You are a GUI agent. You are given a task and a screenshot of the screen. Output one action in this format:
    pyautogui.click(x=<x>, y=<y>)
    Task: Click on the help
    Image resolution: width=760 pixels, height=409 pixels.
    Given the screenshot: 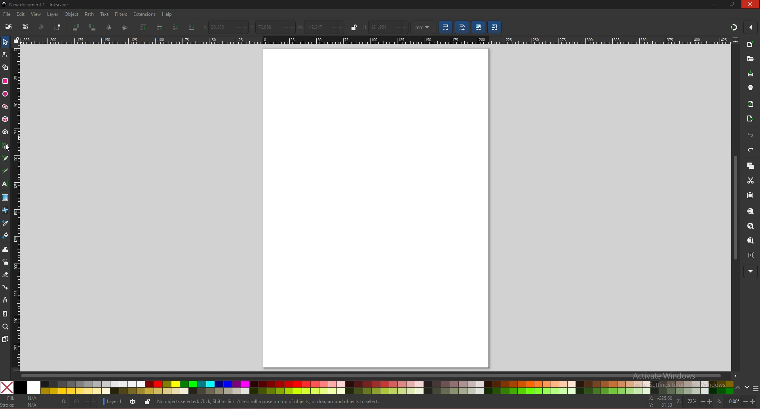 What is the action you would take?
    pyautogui.click(x=167, y=14)
    